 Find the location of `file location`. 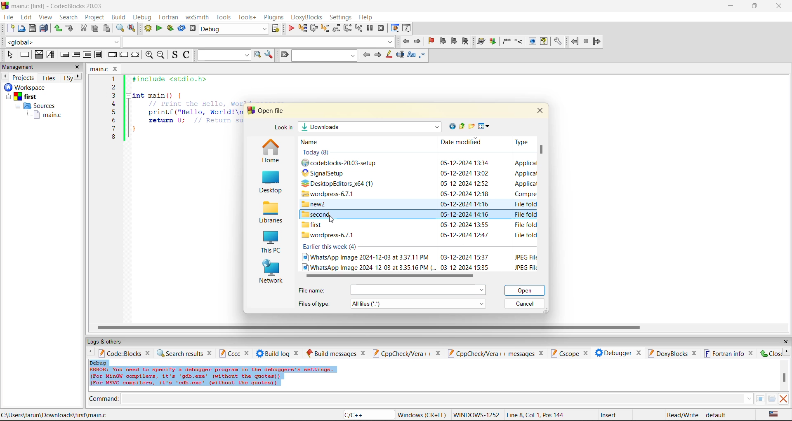

file location is located at coordinates (54, 415).